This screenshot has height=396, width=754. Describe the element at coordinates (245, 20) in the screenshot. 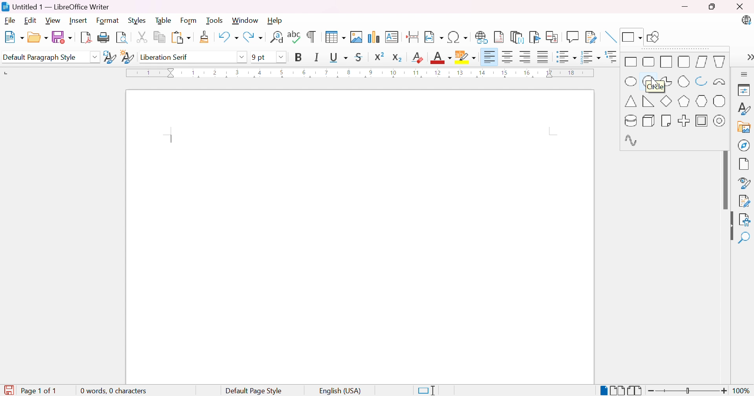

I see `Window` at that location.